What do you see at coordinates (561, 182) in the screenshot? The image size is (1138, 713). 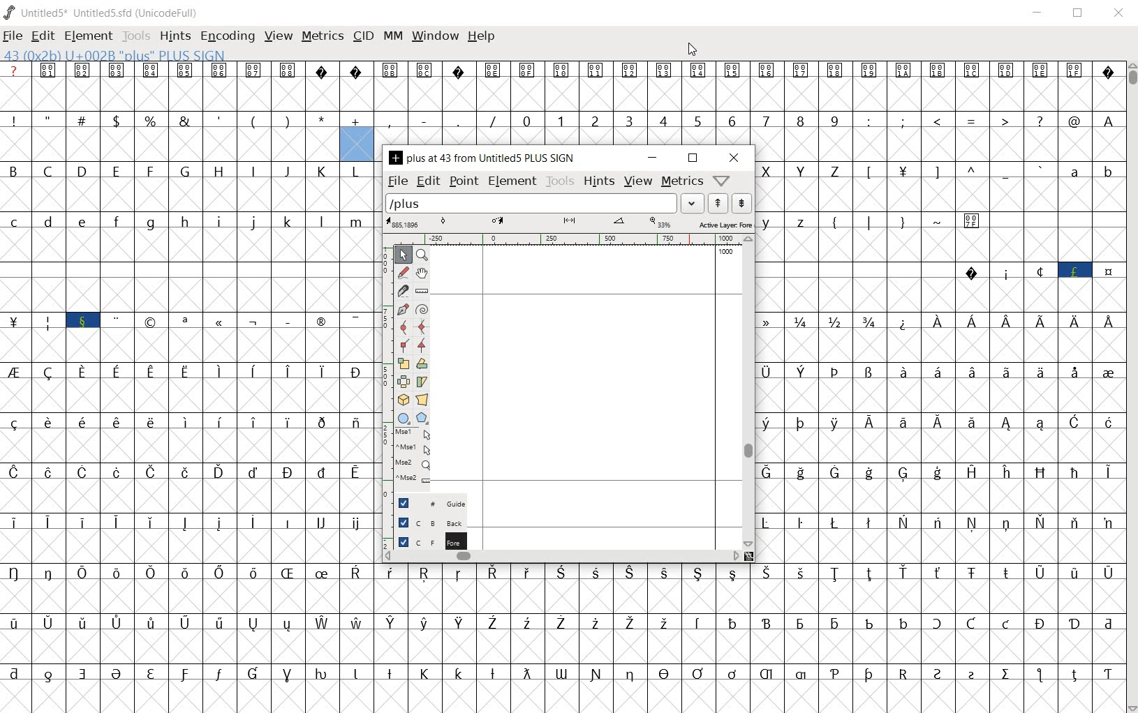 I see `tools` at bounding box center [561, 182].